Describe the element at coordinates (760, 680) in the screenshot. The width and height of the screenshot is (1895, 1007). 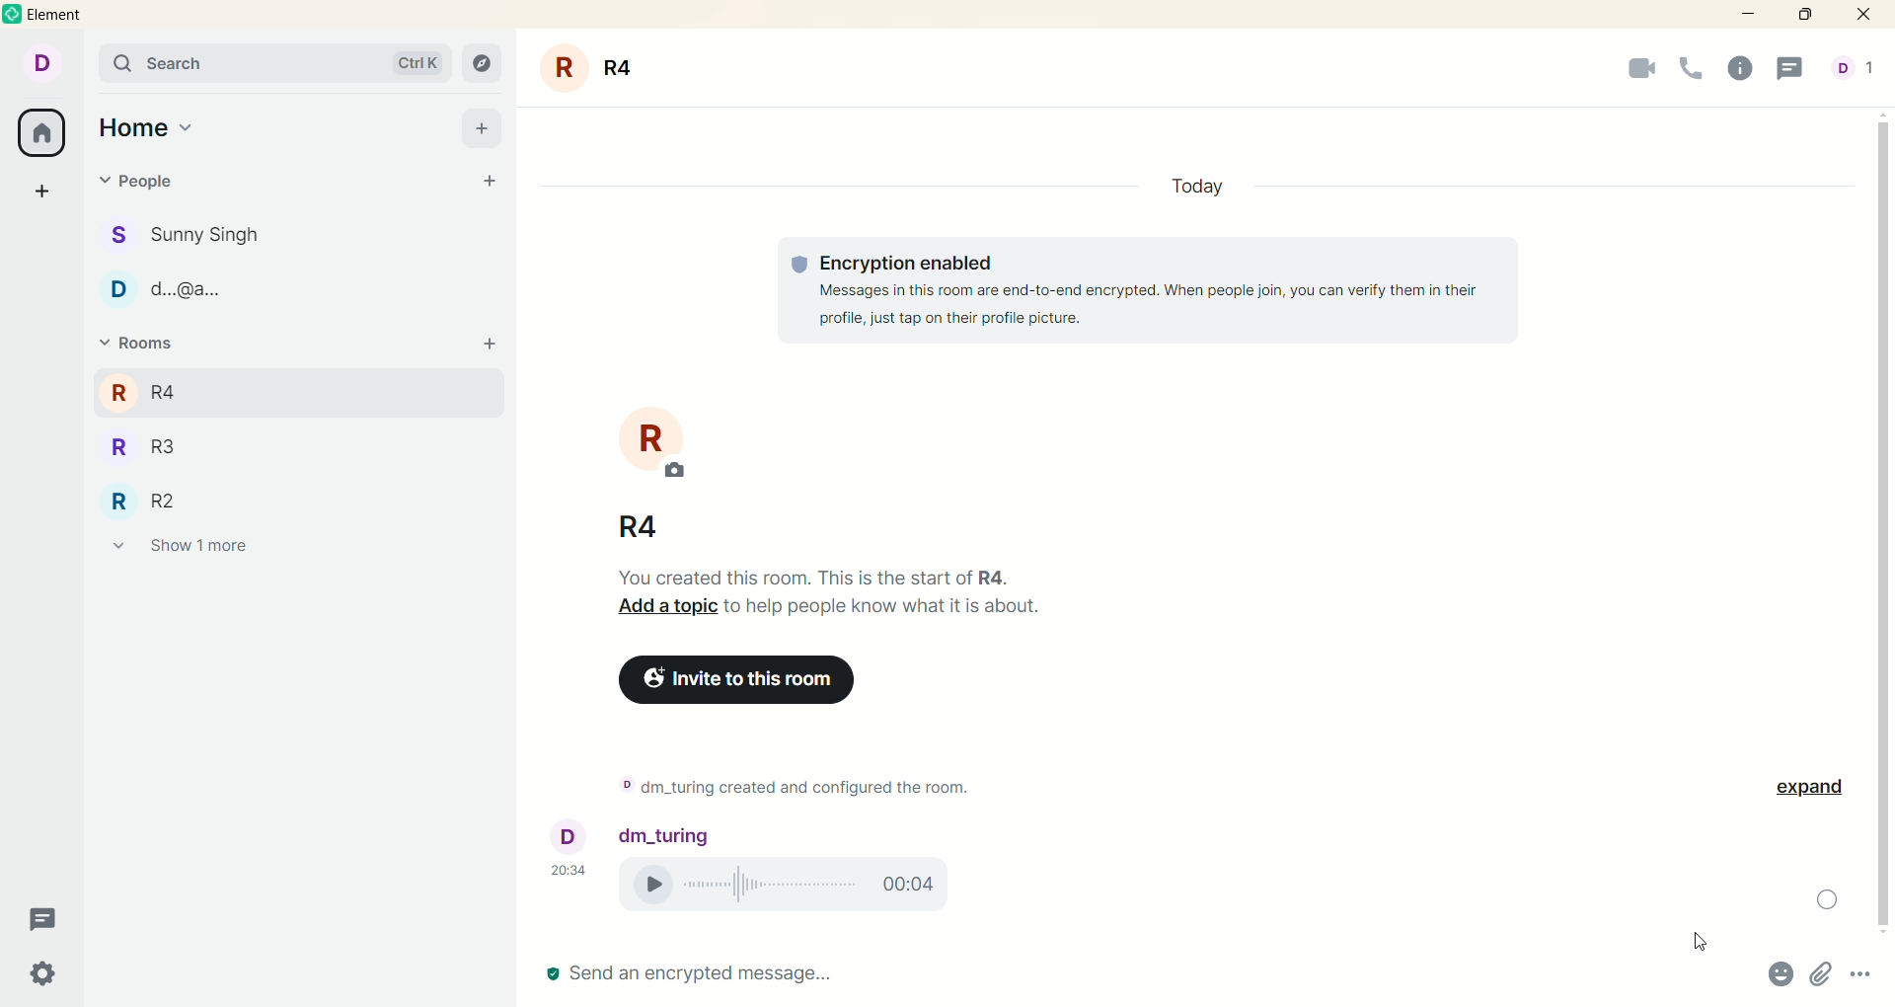
I see `invite to this room` at that location.